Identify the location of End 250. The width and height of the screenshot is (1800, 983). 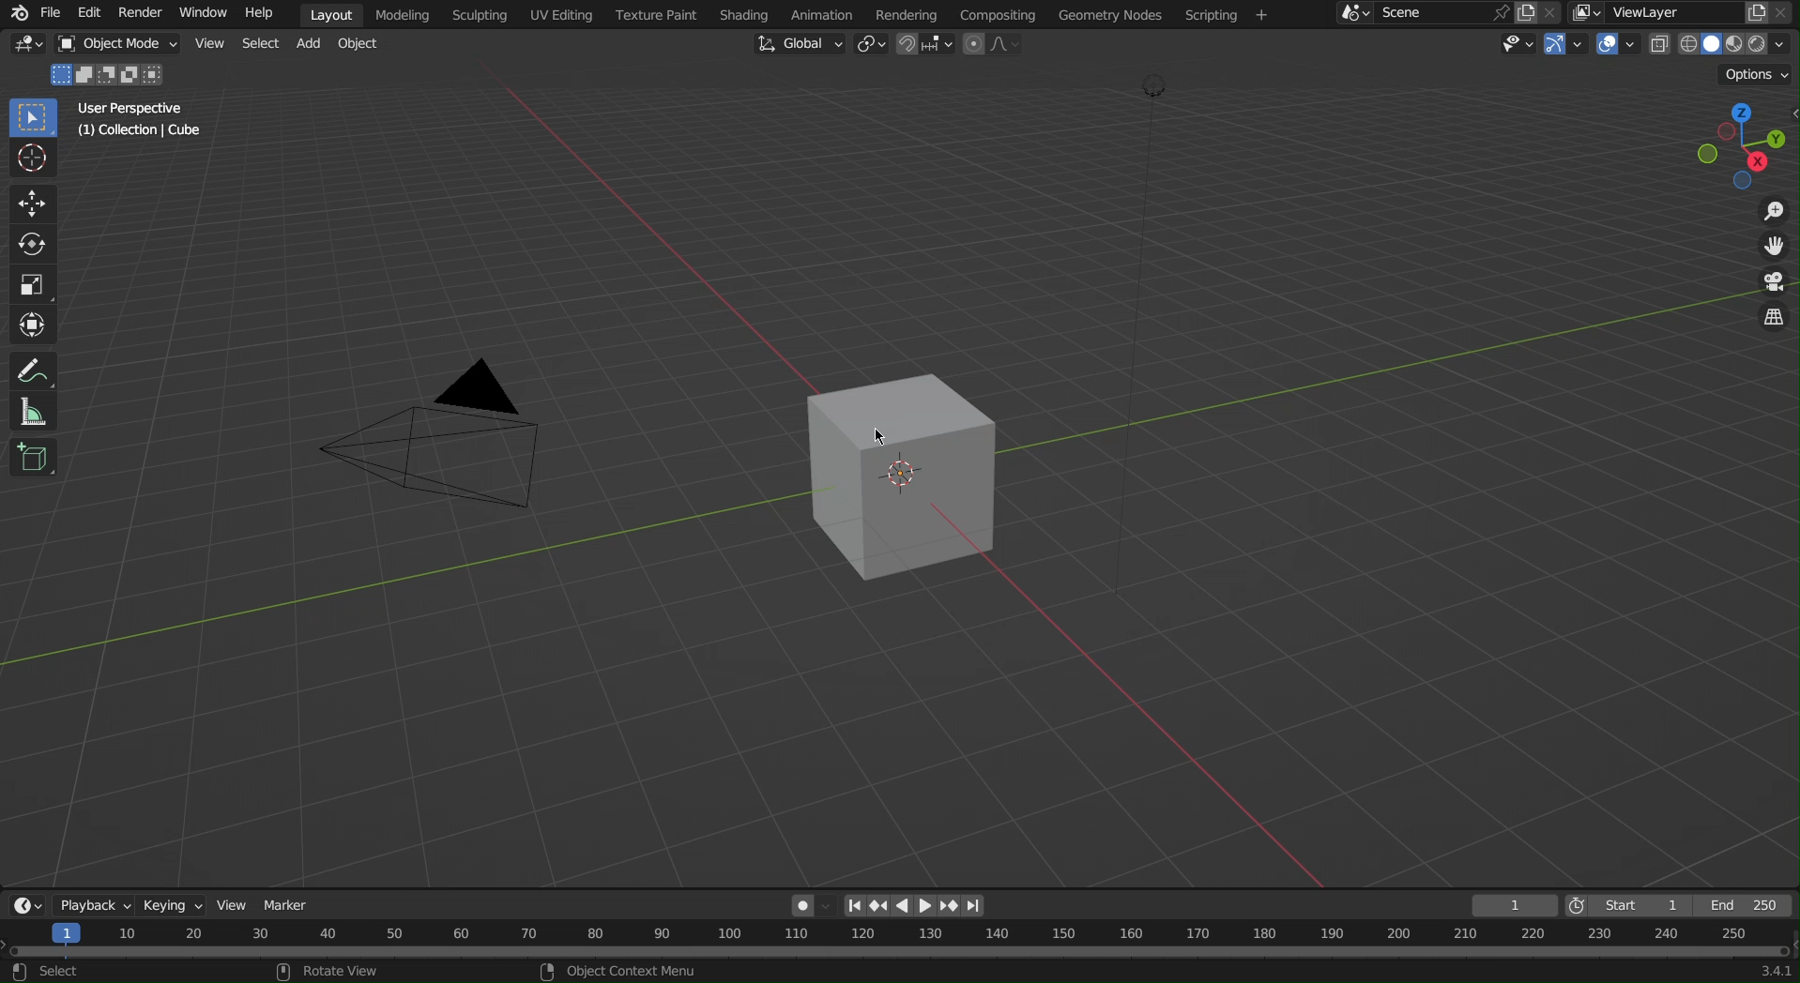
(1748, 903).